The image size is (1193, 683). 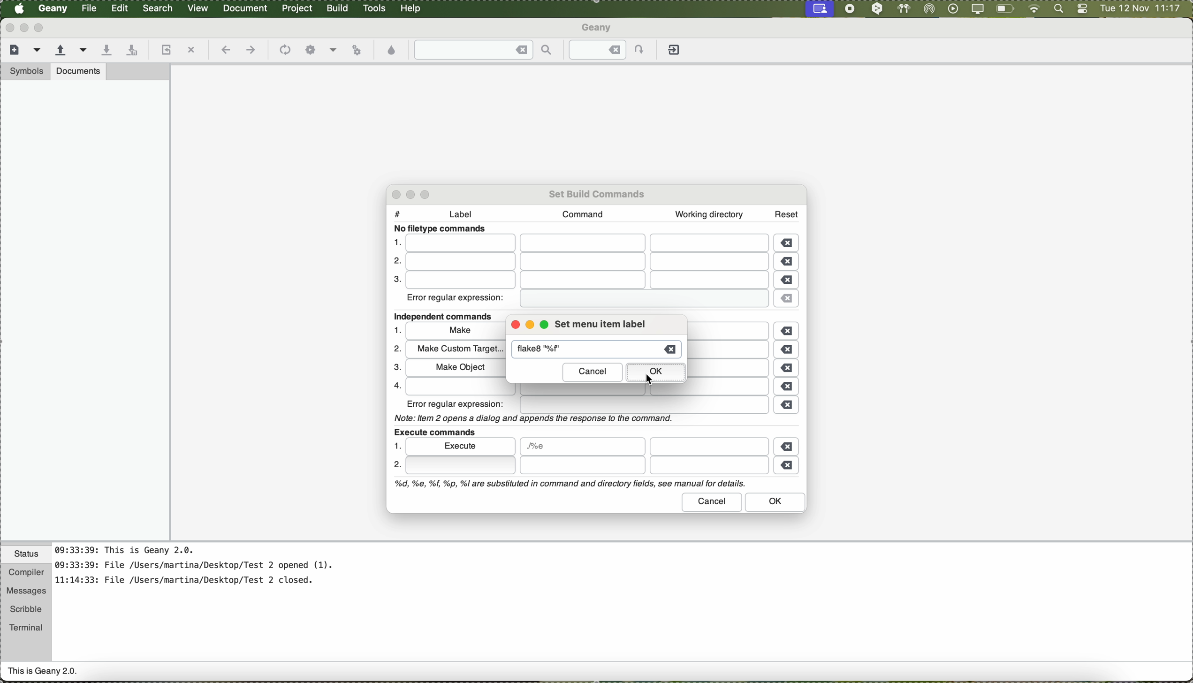 What do you see at coordinates (397, 212) in the screenshot?
I see `#` at bounding box center [397, 212].